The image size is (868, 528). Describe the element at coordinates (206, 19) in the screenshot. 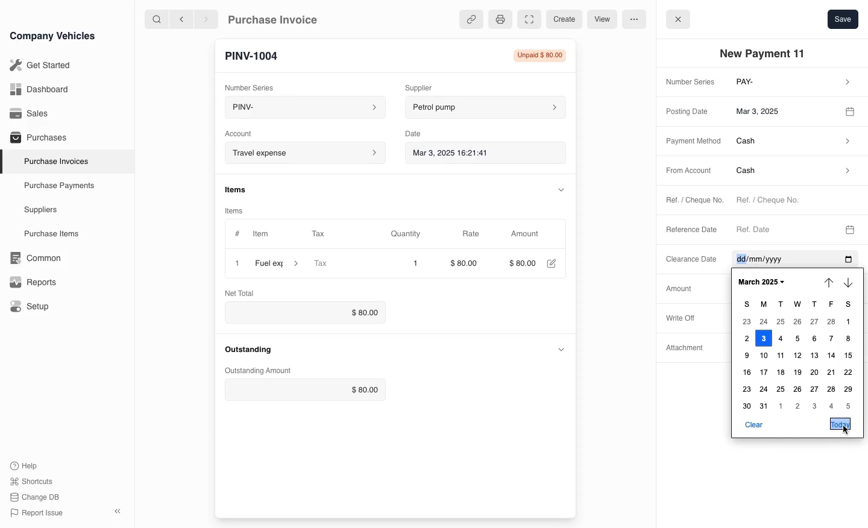

I see `next` at that location.